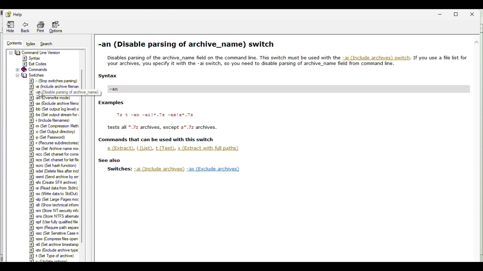 The height and width of the screenshot is (271, 483). What do you see at coordinates (52, 177) in the screenshot?
I see `|&] semi (Send archive by er` at bounding box center [52, 177].